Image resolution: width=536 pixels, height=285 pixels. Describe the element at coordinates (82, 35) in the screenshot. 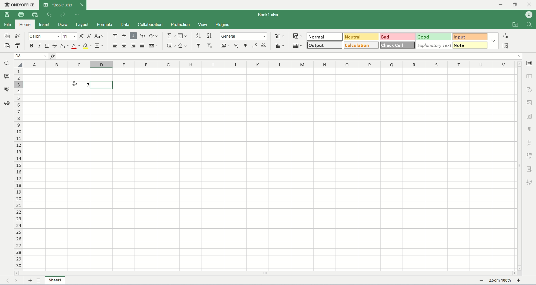

I see `increase font size` at that location.